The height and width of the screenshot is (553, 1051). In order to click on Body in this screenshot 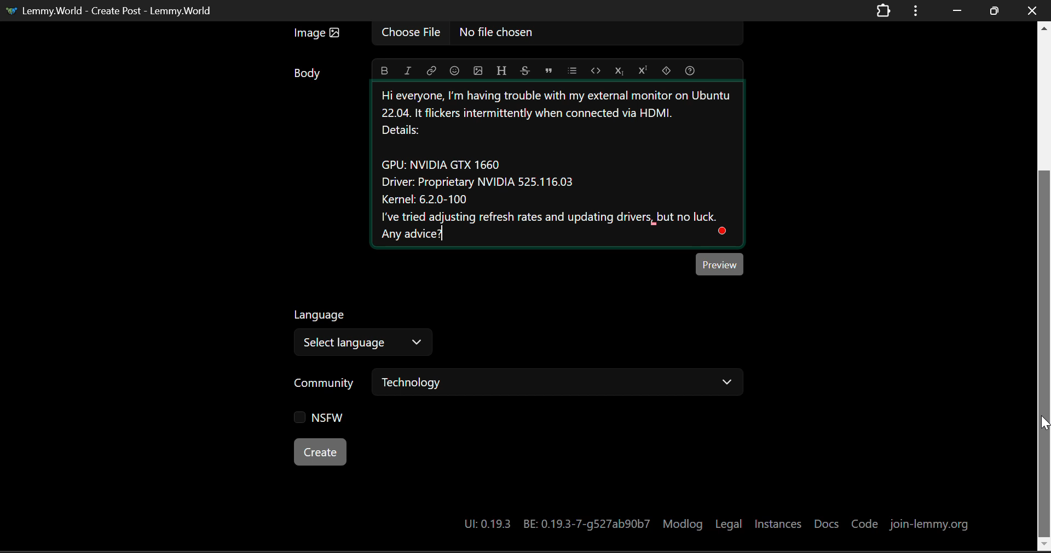, I will do `click(308, 73)`.